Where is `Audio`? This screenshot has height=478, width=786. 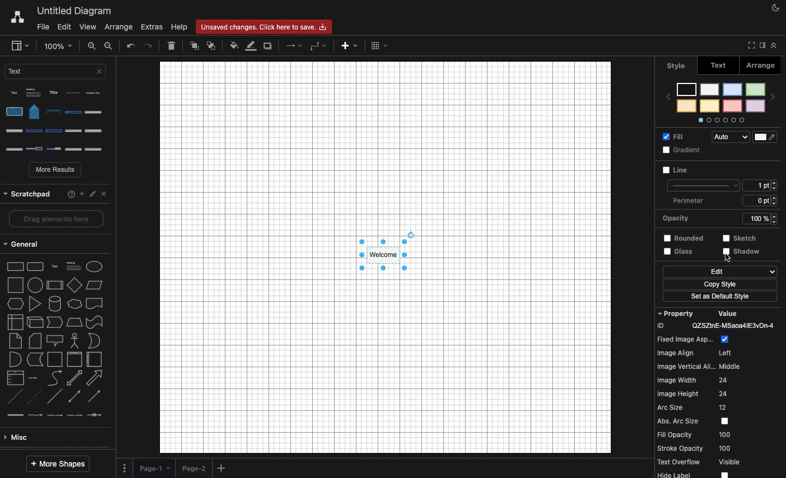
Audio is located at coordinates (746, 135).